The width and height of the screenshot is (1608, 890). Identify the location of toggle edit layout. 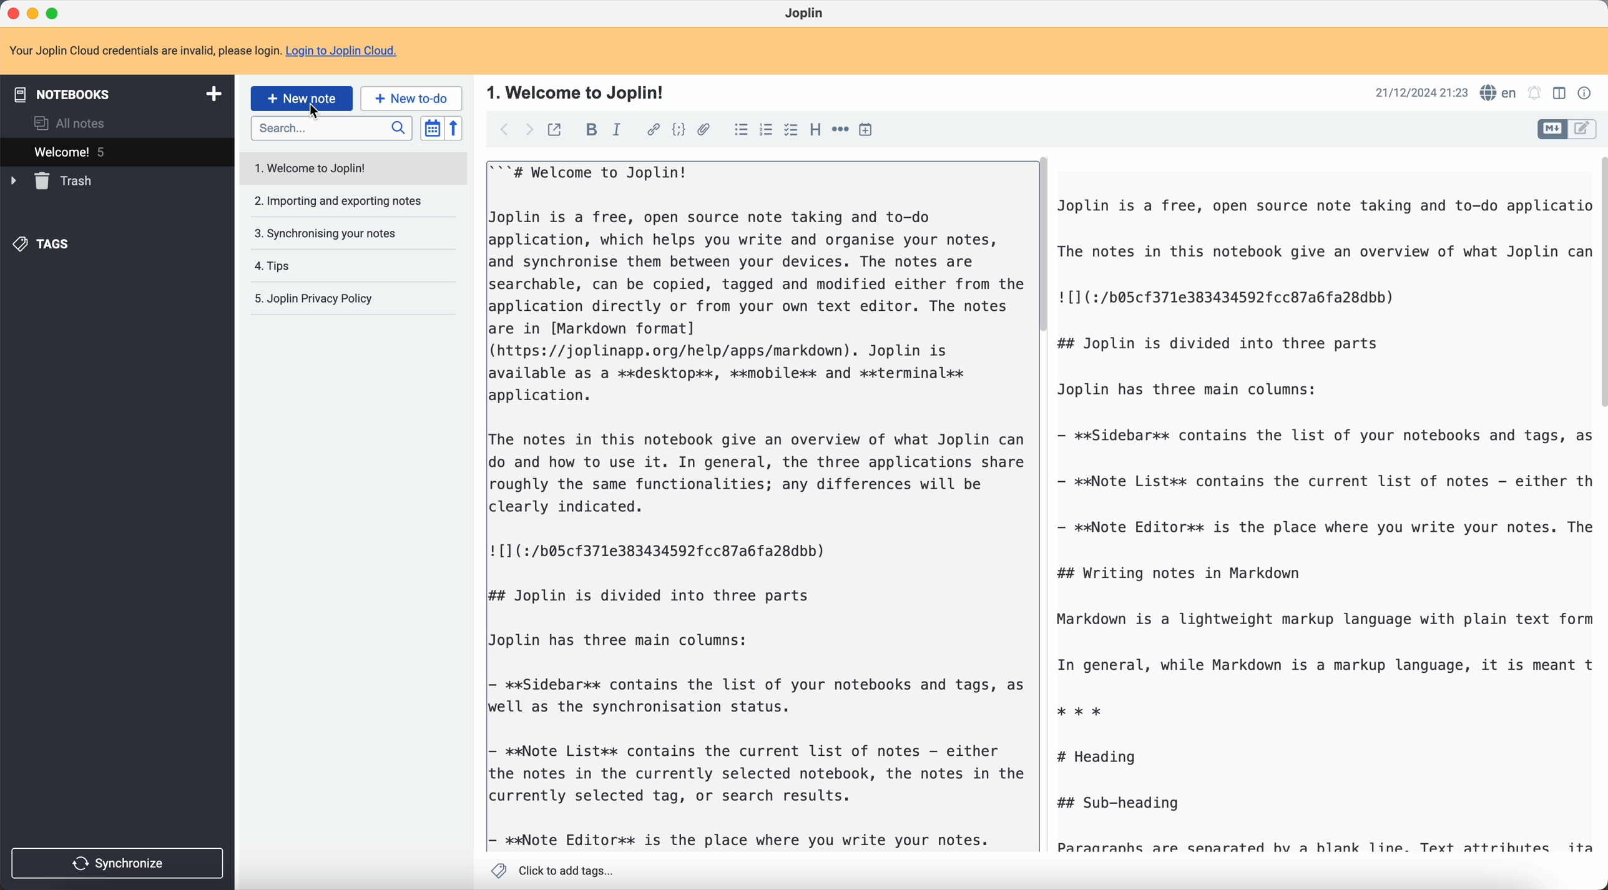
(1554, 130).